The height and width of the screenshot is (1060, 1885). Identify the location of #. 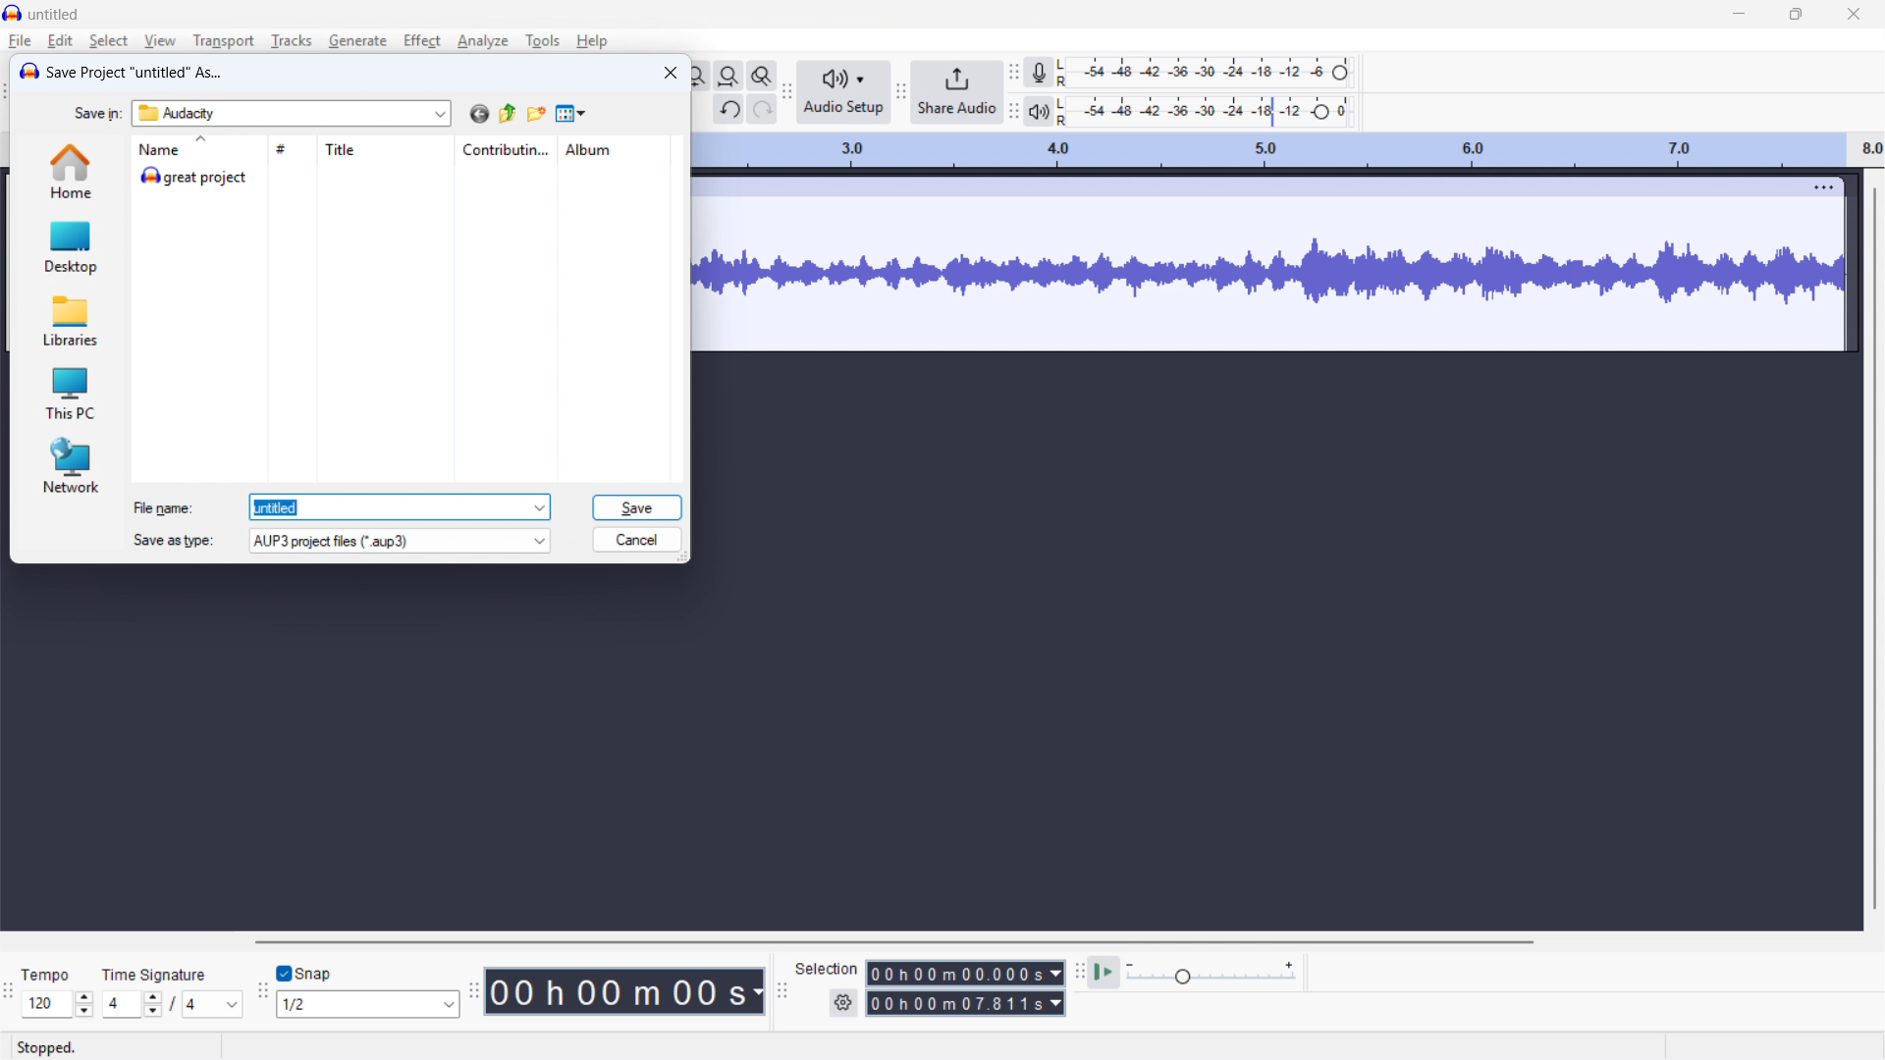
(291, 148).